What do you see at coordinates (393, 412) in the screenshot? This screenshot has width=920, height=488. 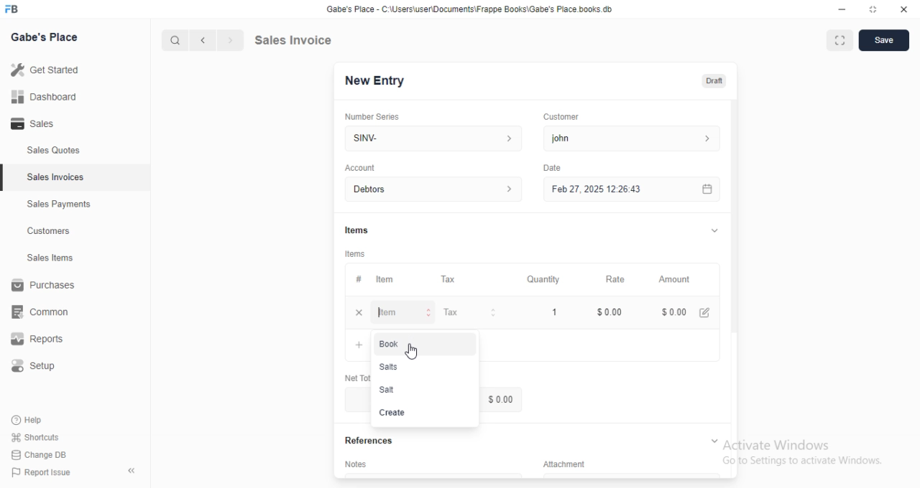 I see `Create` at bounding box center [393, 412].